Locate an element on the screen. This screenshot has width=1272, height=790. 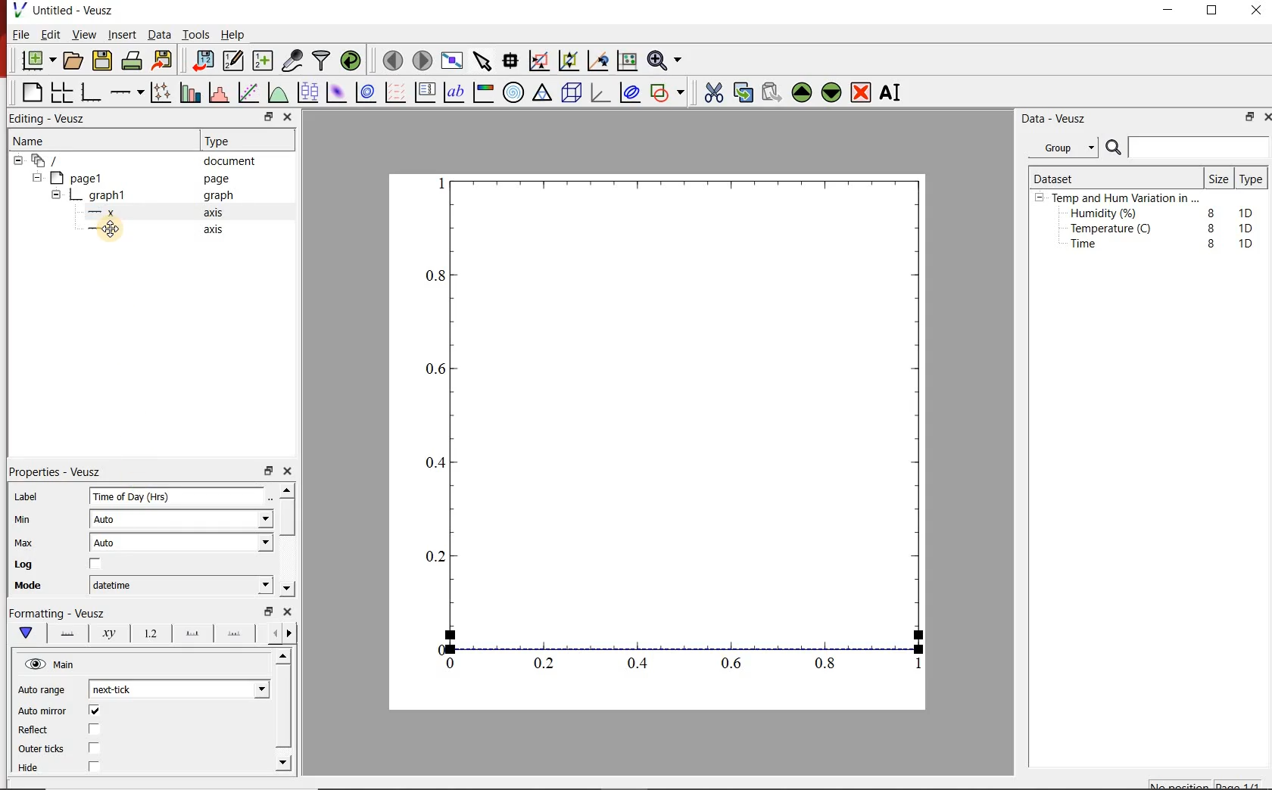
File is located at coordinates (17, 34).